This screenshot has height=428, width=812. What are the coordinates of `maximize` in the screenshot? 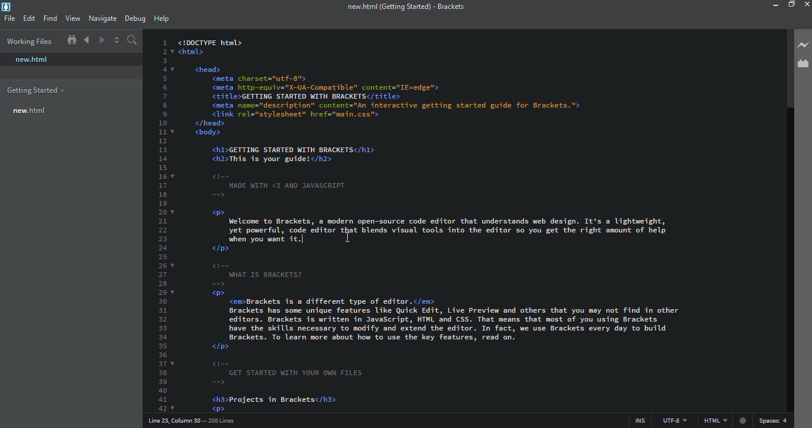 It's located at (791, 4).